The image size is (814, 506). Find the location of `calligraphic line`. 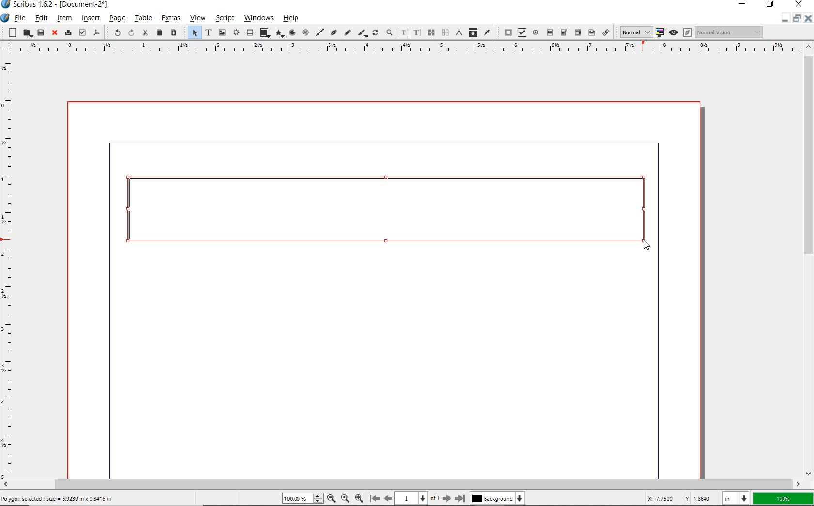

calligraphic line is located at coordinates (363, 33).